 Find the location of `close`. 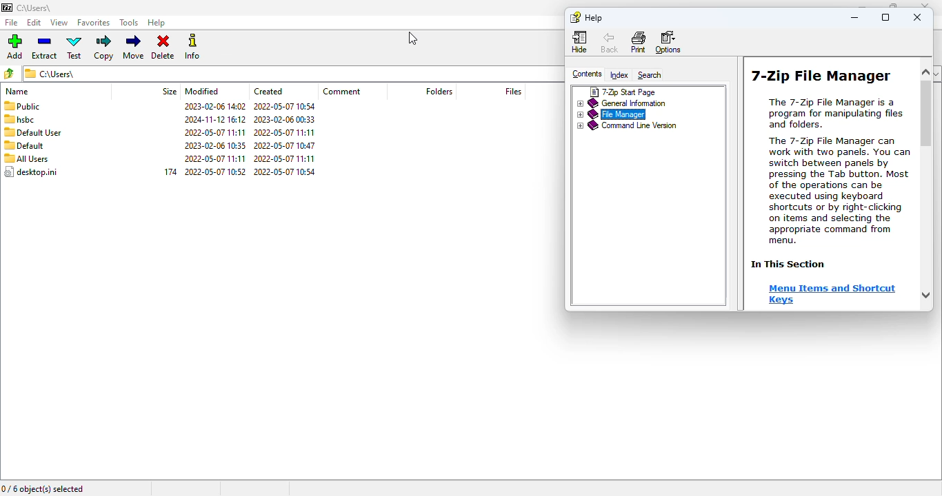

close is located at coordinates (925, 7).